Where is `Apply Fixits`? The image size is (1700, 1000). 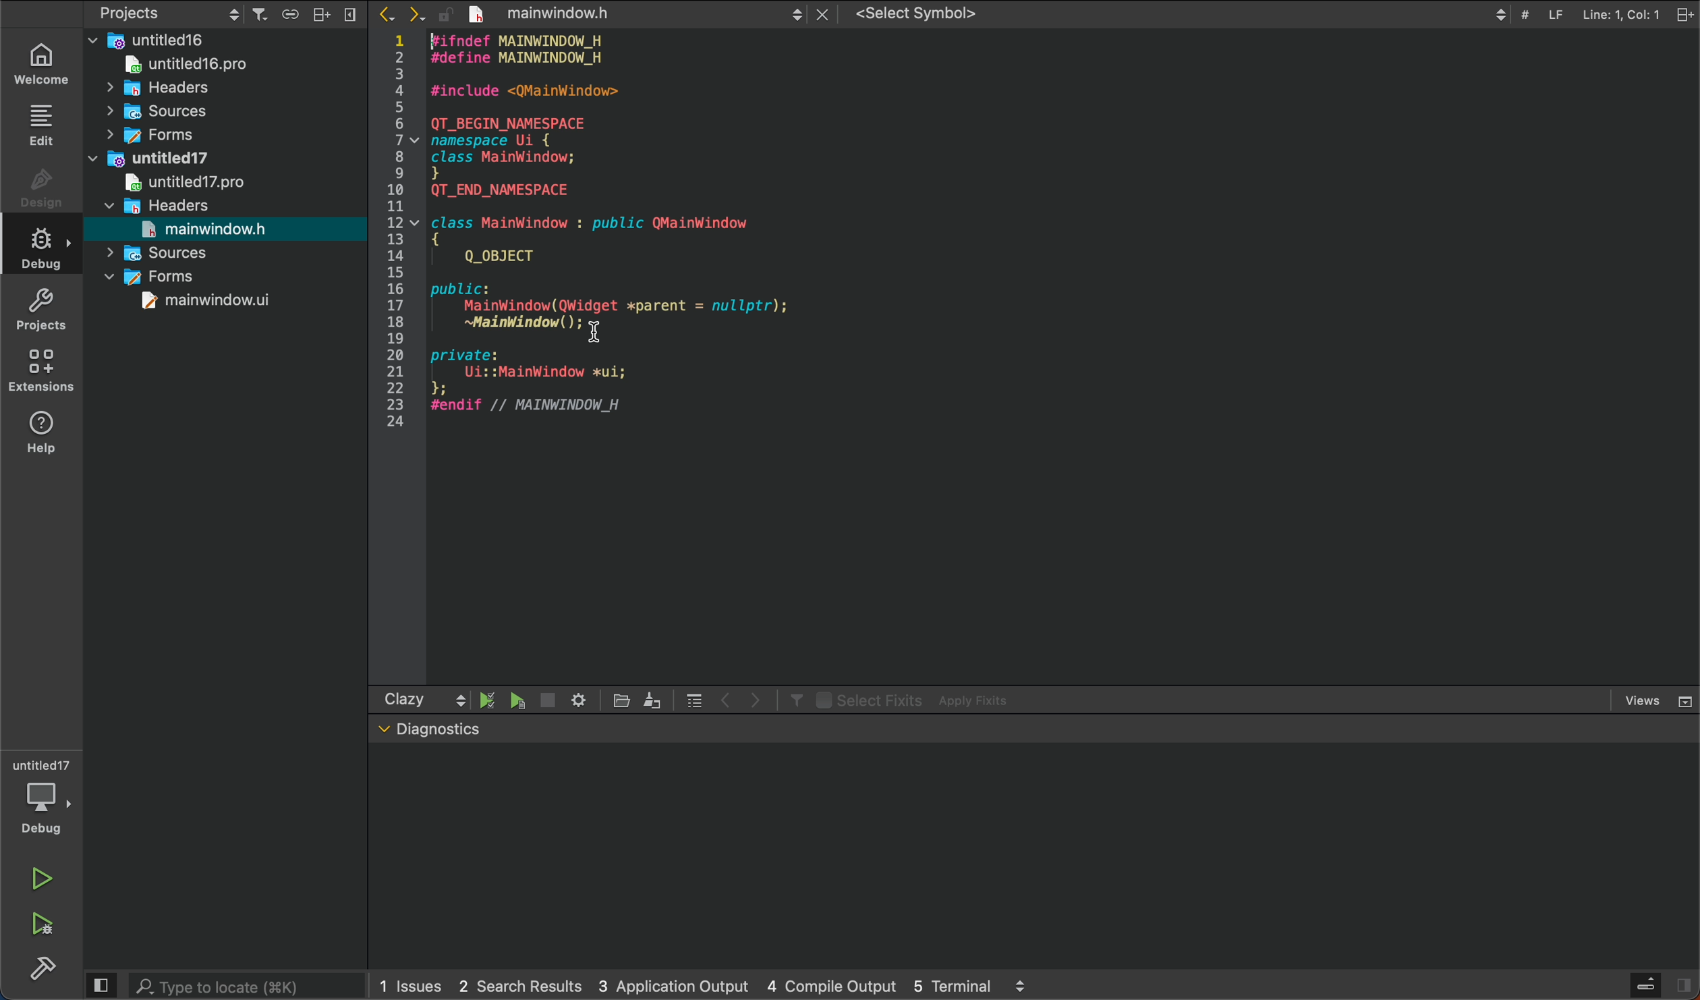 Apply Fixits is located at coordinates (978, 700).